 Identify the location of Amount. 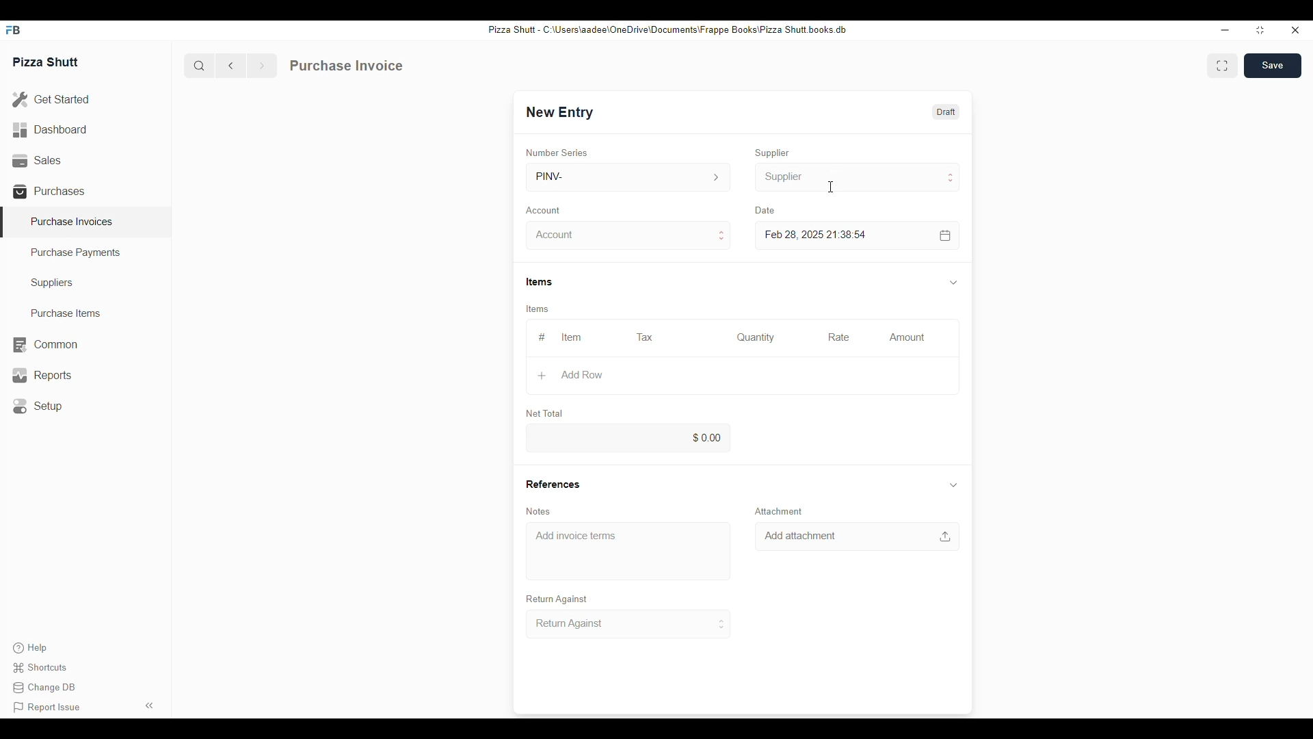
(907, 337).